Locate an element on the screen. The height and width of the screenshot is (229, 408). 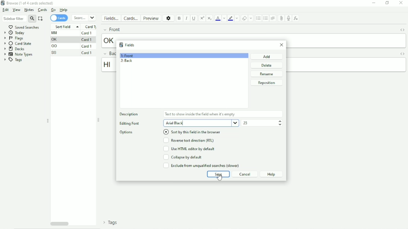
Superscript is located at coordinates (203, 18).